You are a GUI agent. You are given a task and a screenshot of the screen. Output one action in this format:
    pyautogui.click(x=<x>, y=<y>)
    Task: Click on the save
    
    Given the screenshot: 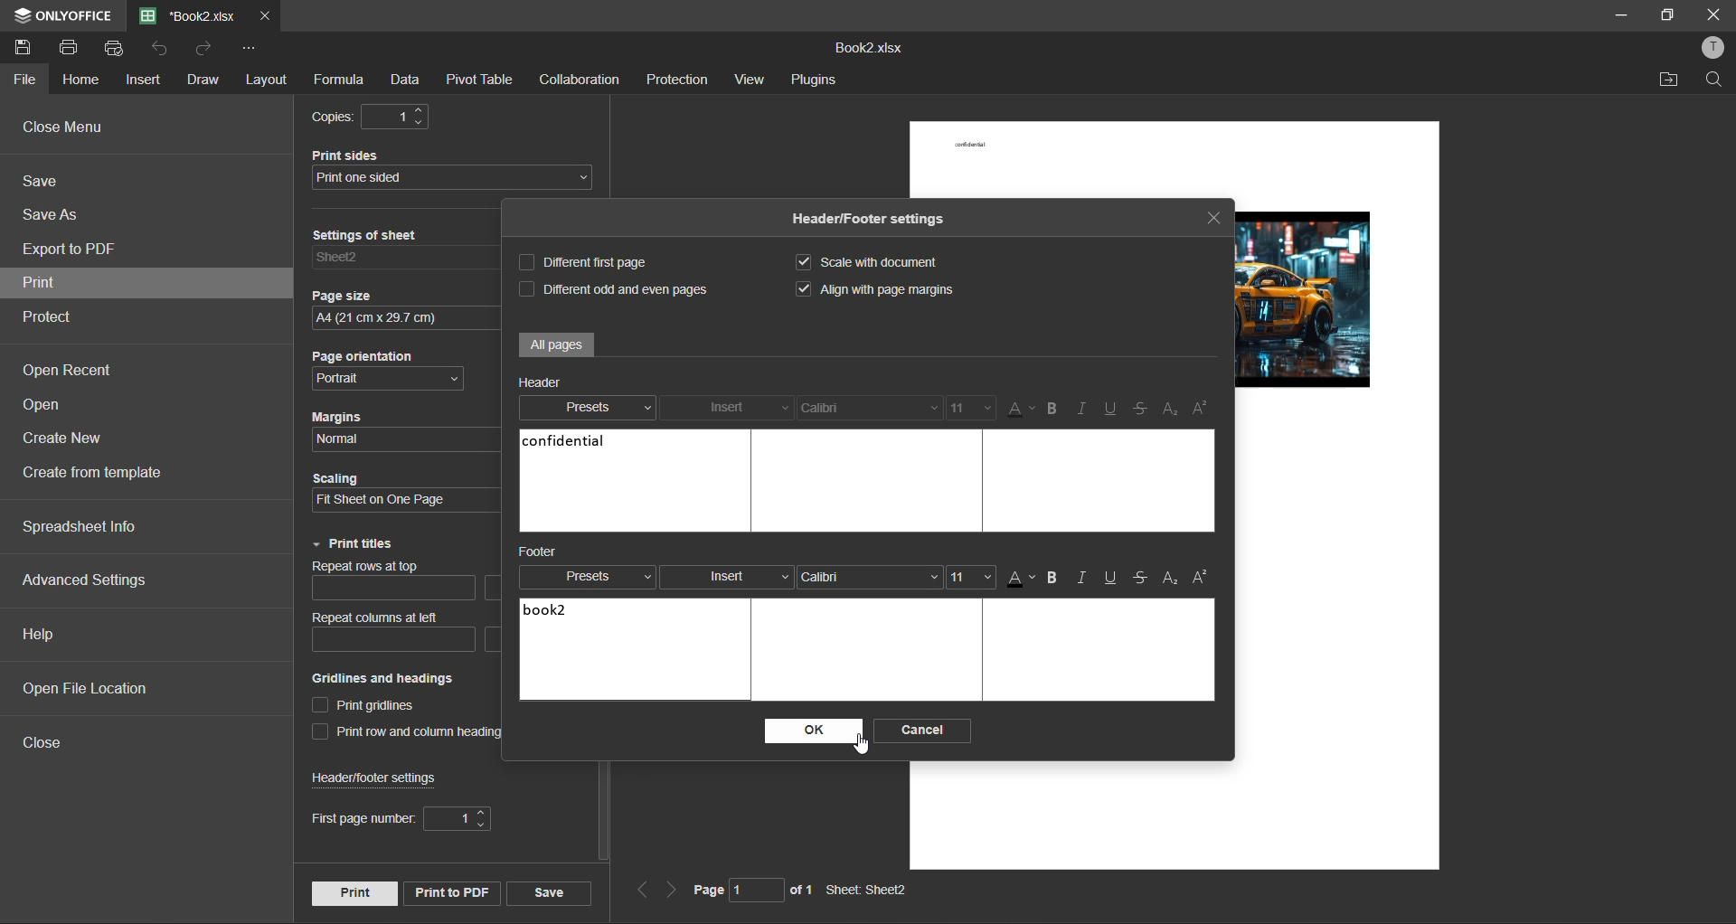 What is the action you would take?
    pyautogui.click(x=544, y=892)
    